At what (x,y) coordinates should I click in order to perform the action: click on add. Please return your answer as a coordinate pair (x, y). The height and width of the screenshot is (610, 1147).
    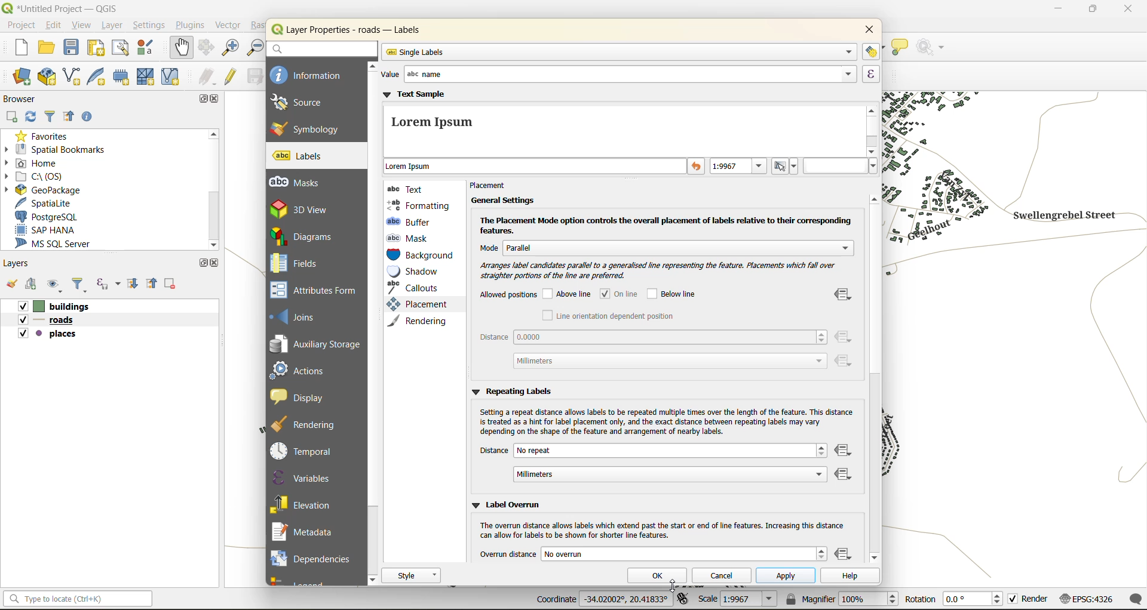
    Looking at the image, I should click on (13, 117).